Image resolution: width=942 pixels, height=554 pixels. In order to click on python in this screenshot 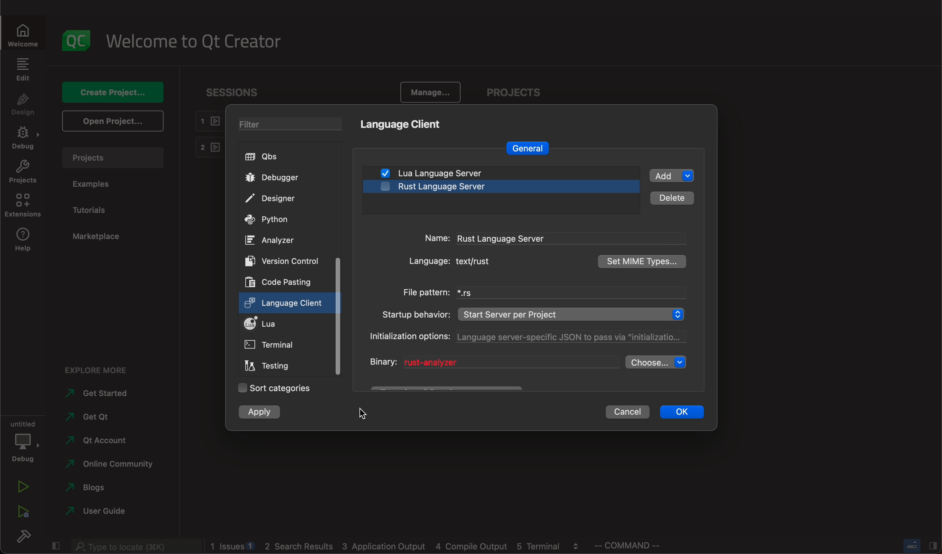, I will do `click(272, 219)`.